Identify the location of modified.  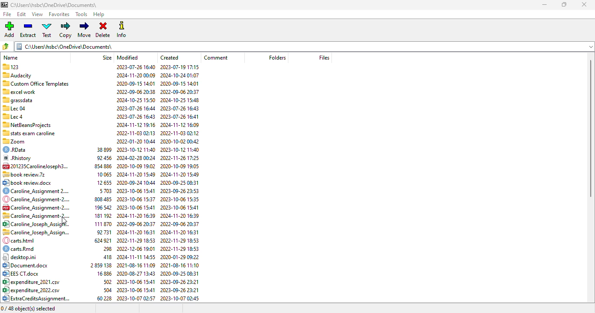
(127, 57).